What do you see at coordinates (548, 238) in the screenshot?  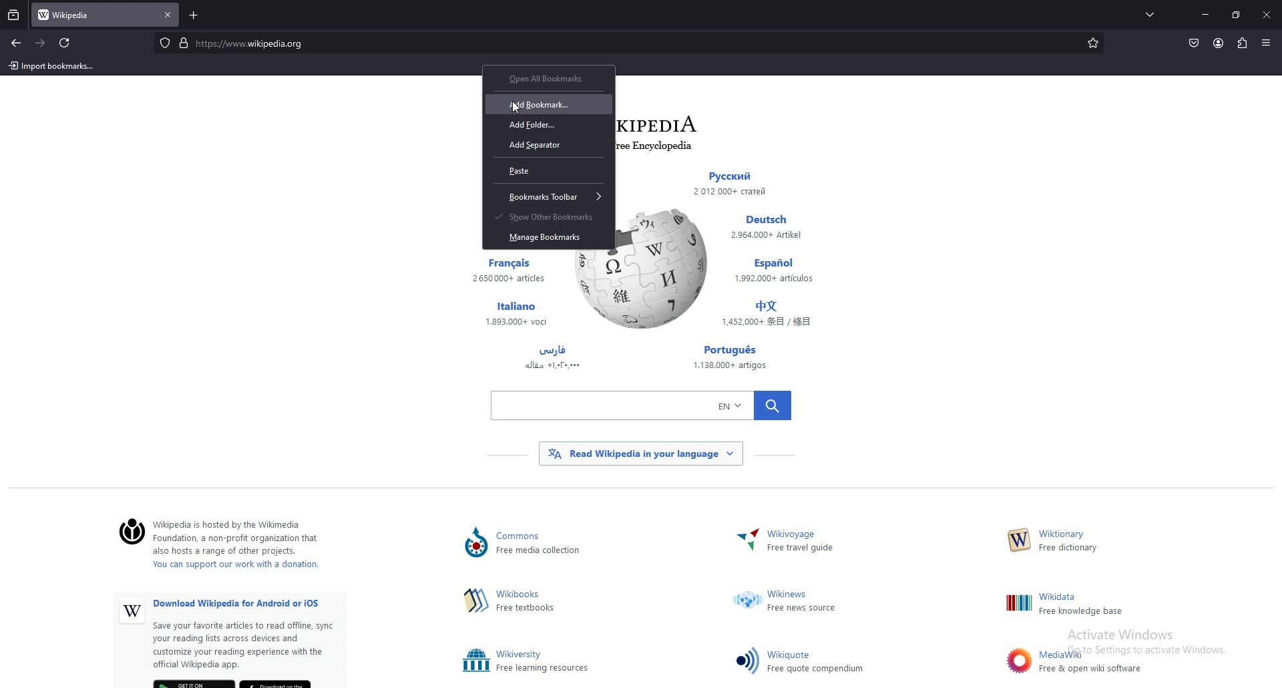 I see `manage bookmarks` at bounding box center [548, 238].